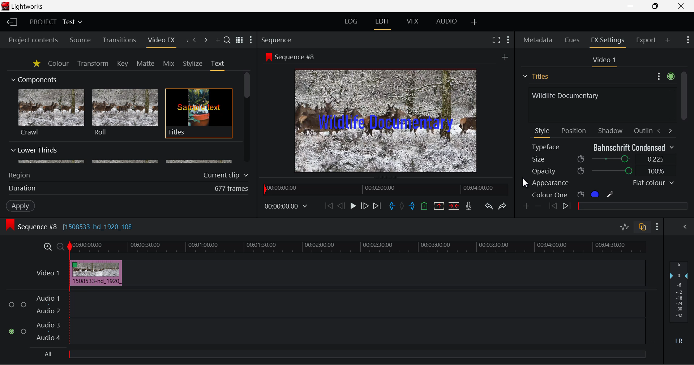  I want to click on VFX Layout, so click(412, 21).